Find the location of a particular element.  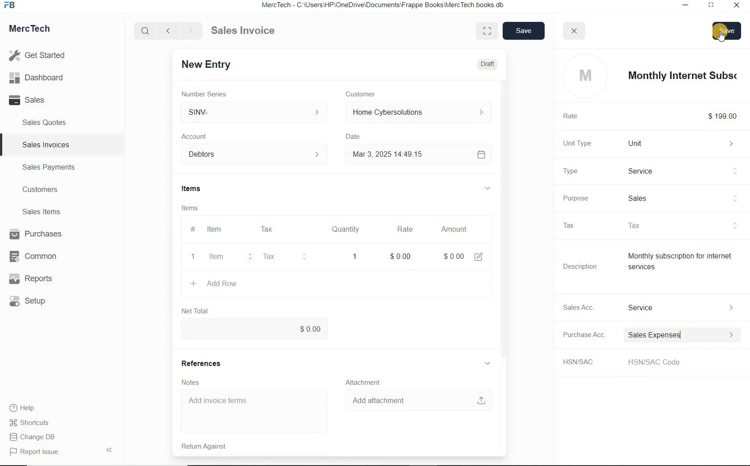

Item is located at coordinates (215, 229).